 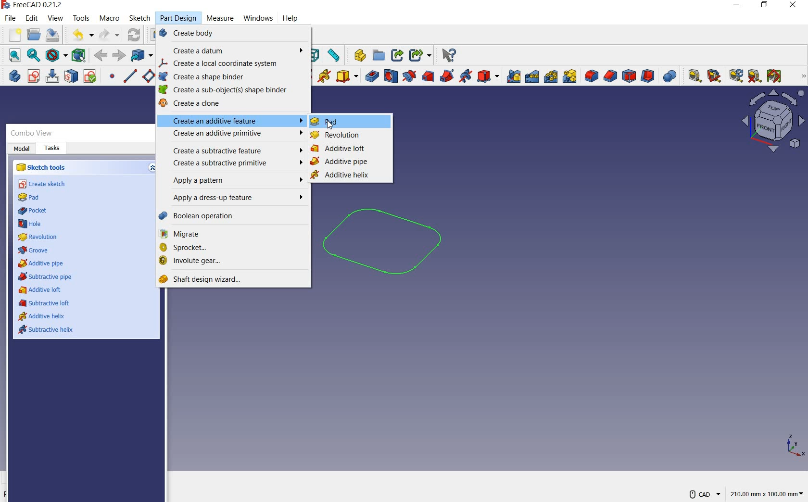 I want to click on Tasks, so click(x=52, y=148).